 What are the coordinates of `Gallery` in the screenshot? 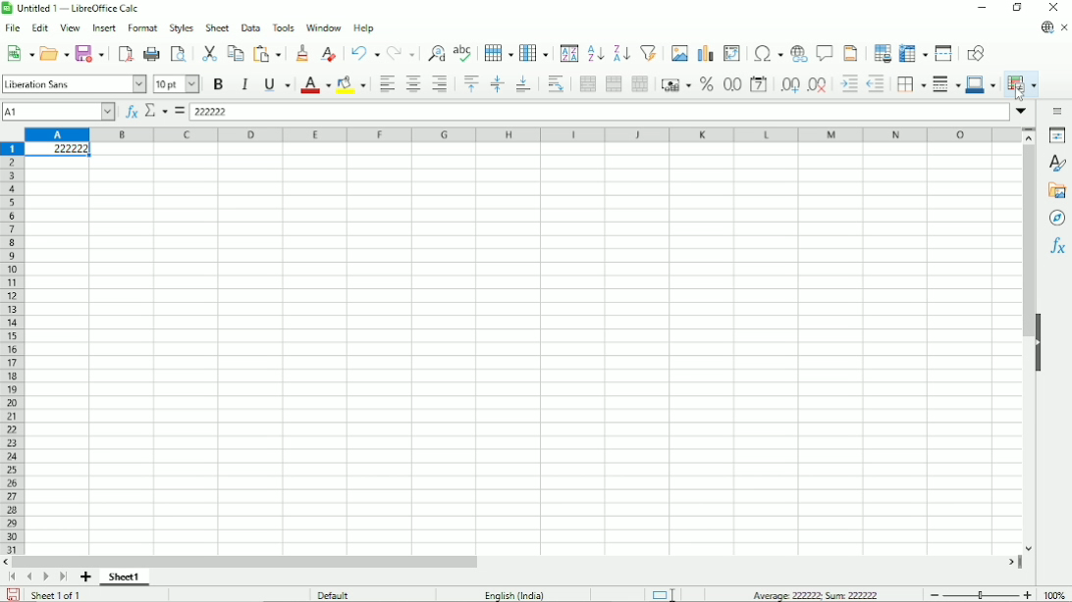 It's located at (1057, 190).